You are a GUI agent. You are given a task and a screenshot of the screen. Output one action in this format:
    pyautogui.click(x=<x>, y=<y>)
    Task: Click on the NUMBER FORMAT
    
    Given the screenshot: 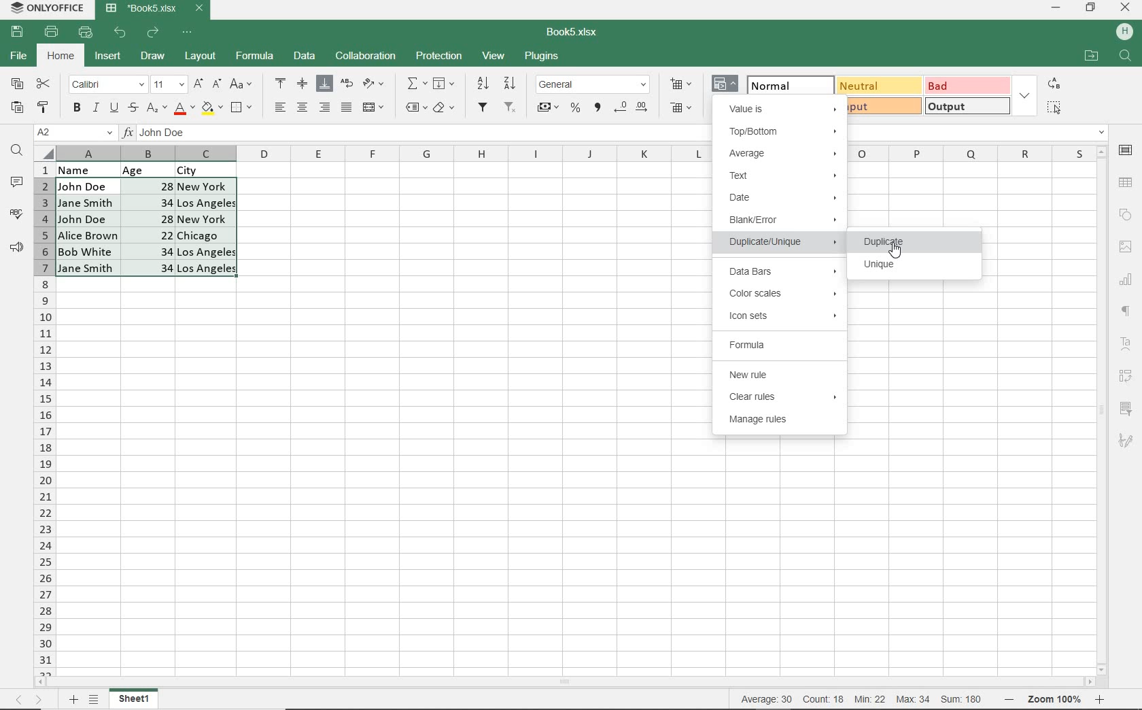 What is the action you would take?
    pyautogui.click(x=594, y=84)
    